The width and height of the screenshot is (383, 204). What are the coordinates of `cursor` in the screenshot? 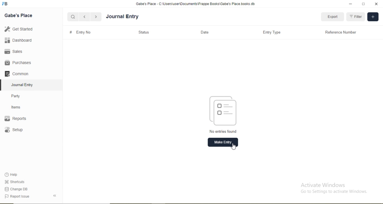 It's located at (233, 146).